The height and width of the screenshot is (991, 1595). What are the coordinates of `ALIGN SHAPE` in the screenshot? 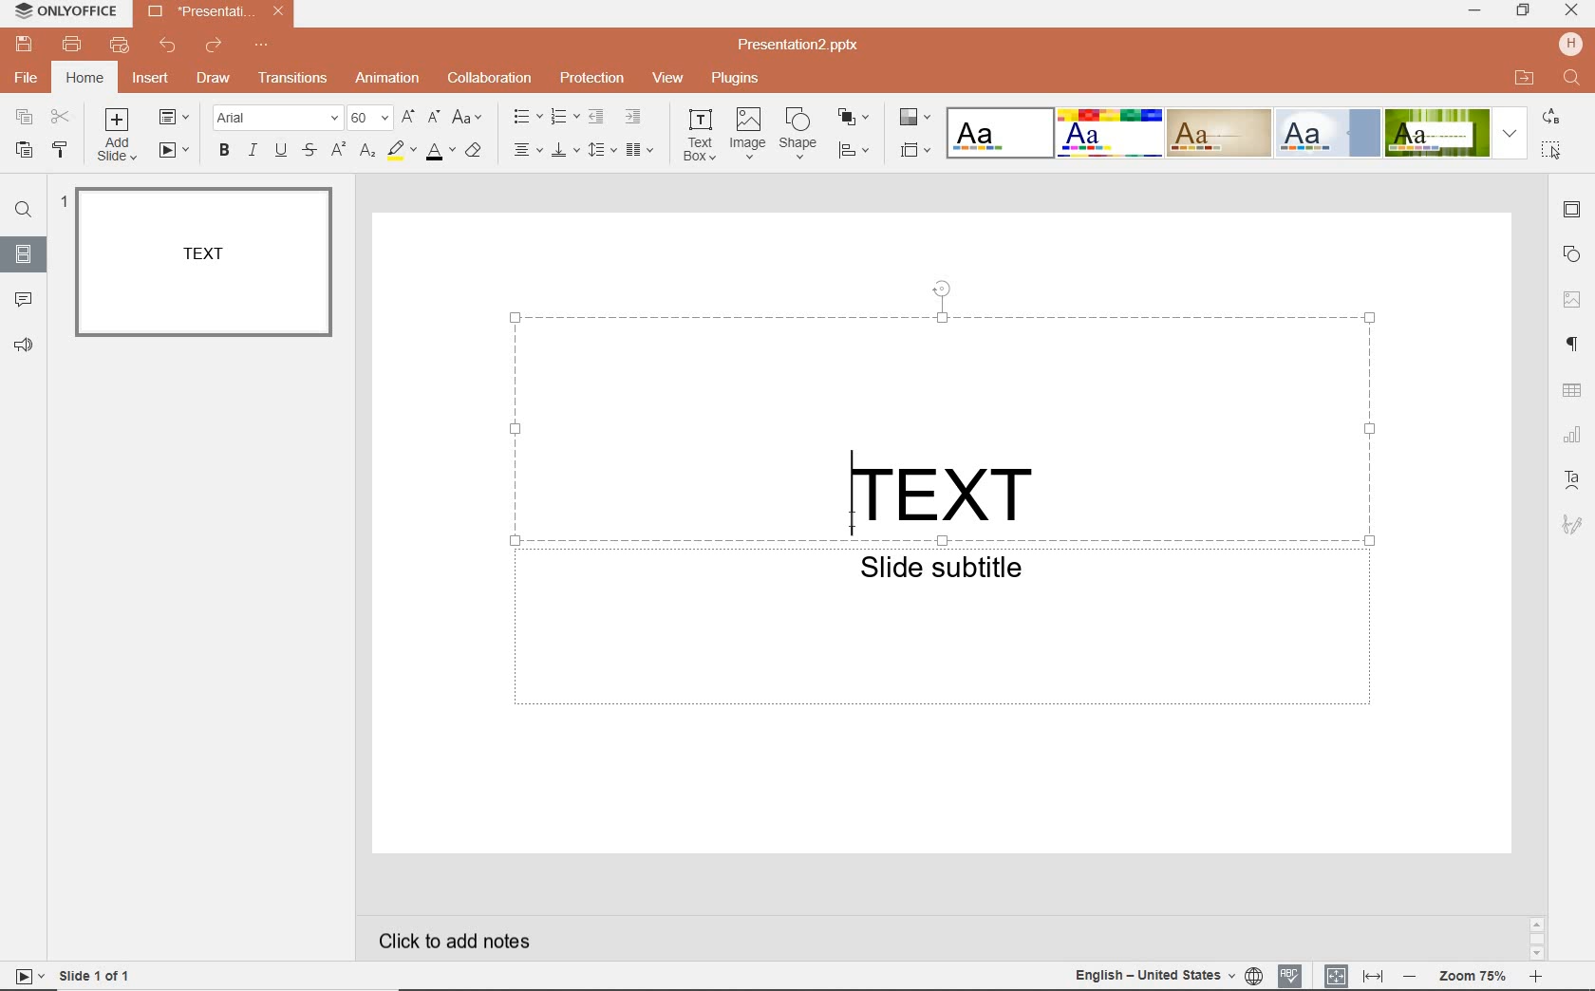 It's located at (859, 153).